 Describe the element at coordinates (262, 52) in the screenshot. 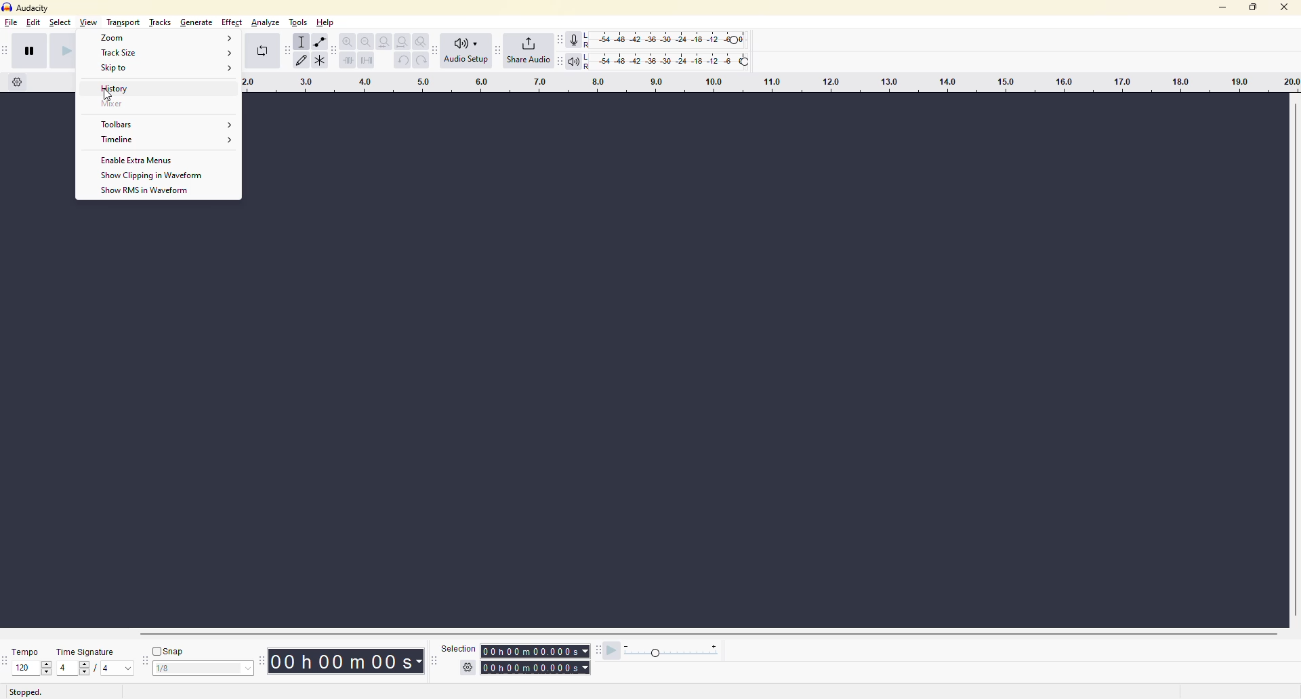

I see `enable looping` at that location.